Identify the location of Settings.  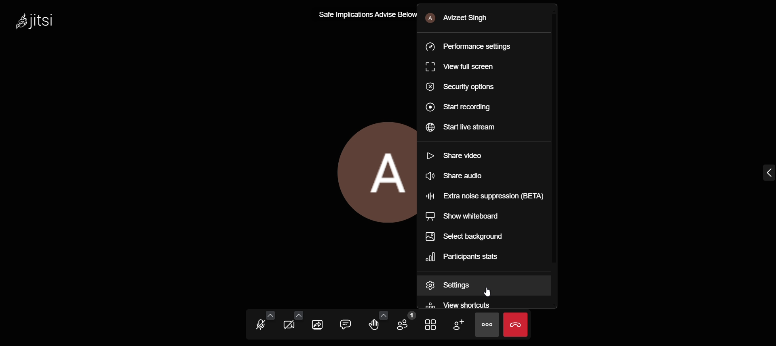
(485, 285).